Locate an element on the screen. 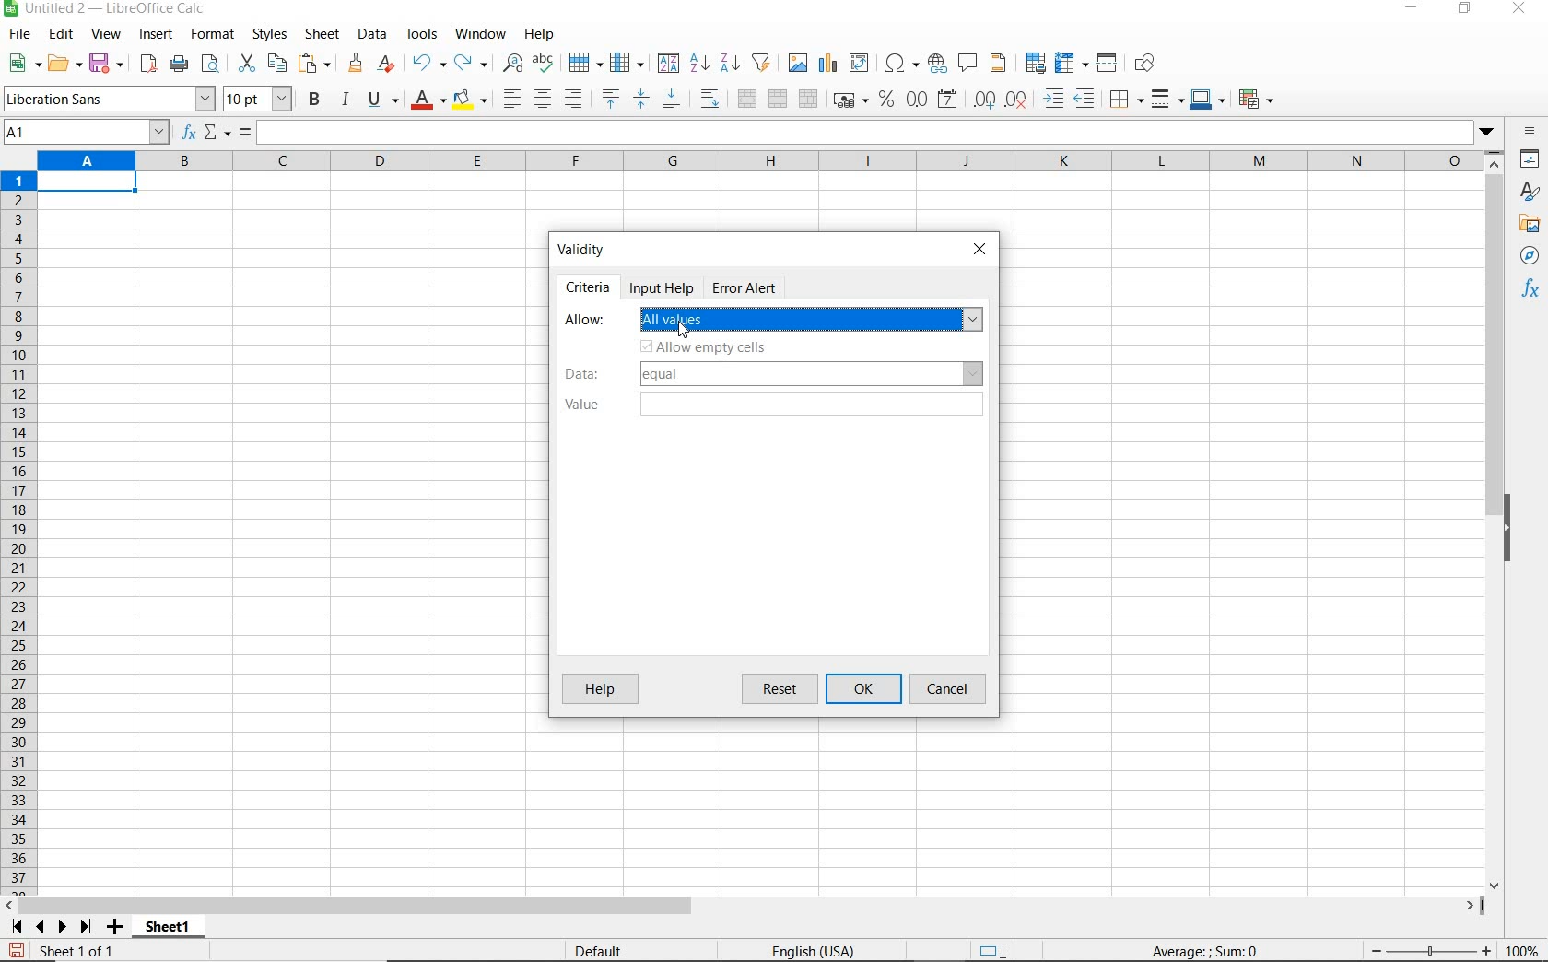 This screenshot has height=962, width=1548. sheet1 is located at coordinates (167, 930).